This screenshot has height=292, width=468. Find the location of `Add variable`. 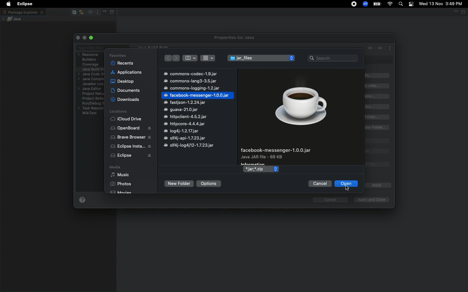

Add variable is located at coordinates (378, 96).